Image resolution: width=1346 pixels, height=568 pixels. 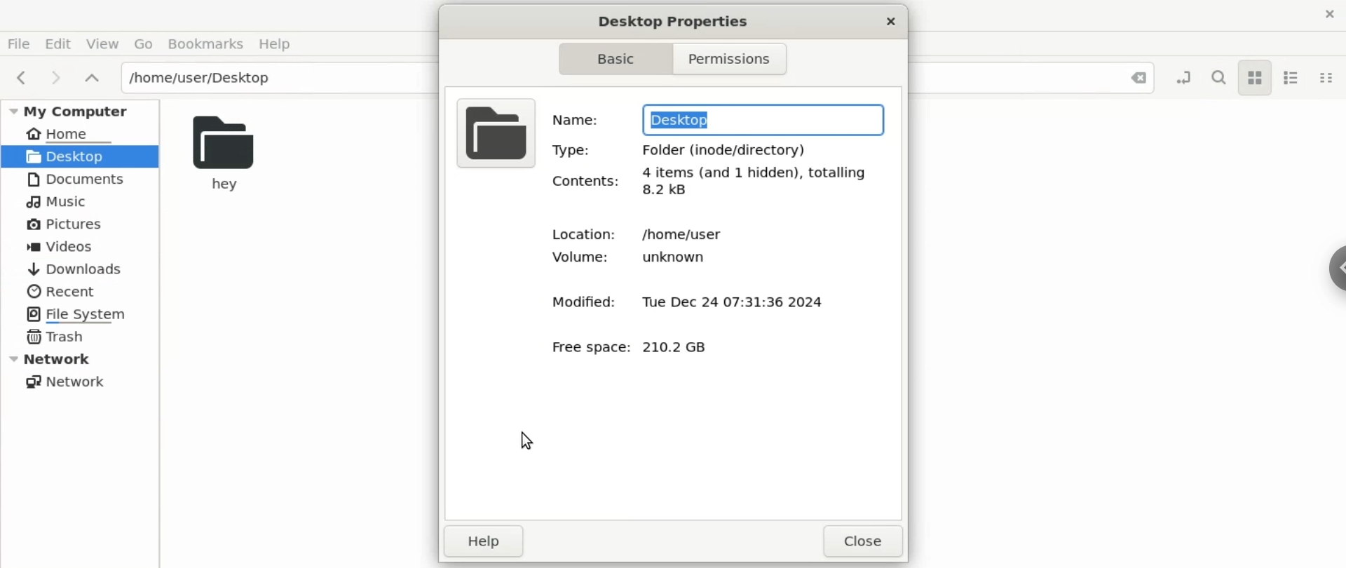 What do you see at coordinates (890, 22) in the screenshot?
I see `close` at bounding box center [890, 22].